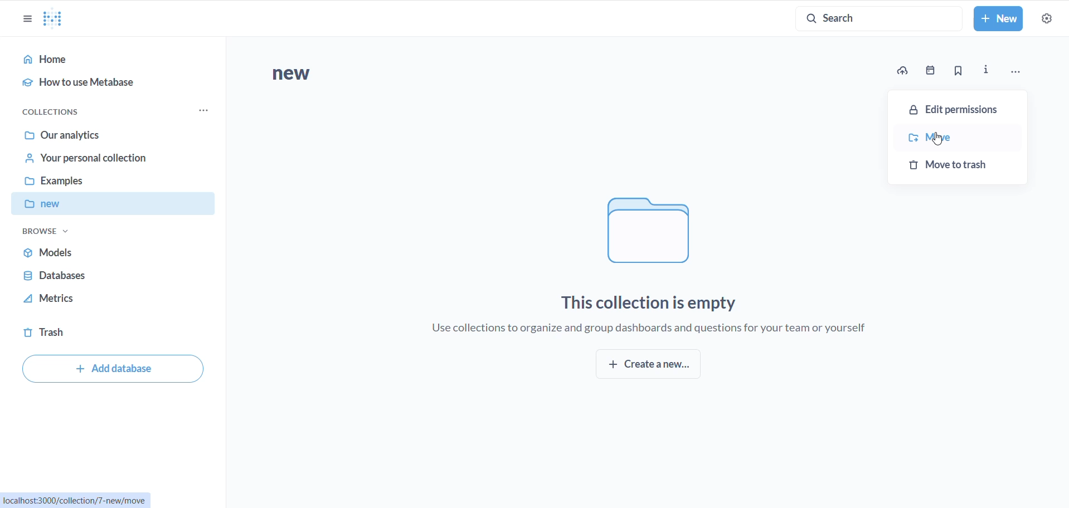  Describe the element at coordinates (934, 71) in the screenshot. I see `date` at that location.